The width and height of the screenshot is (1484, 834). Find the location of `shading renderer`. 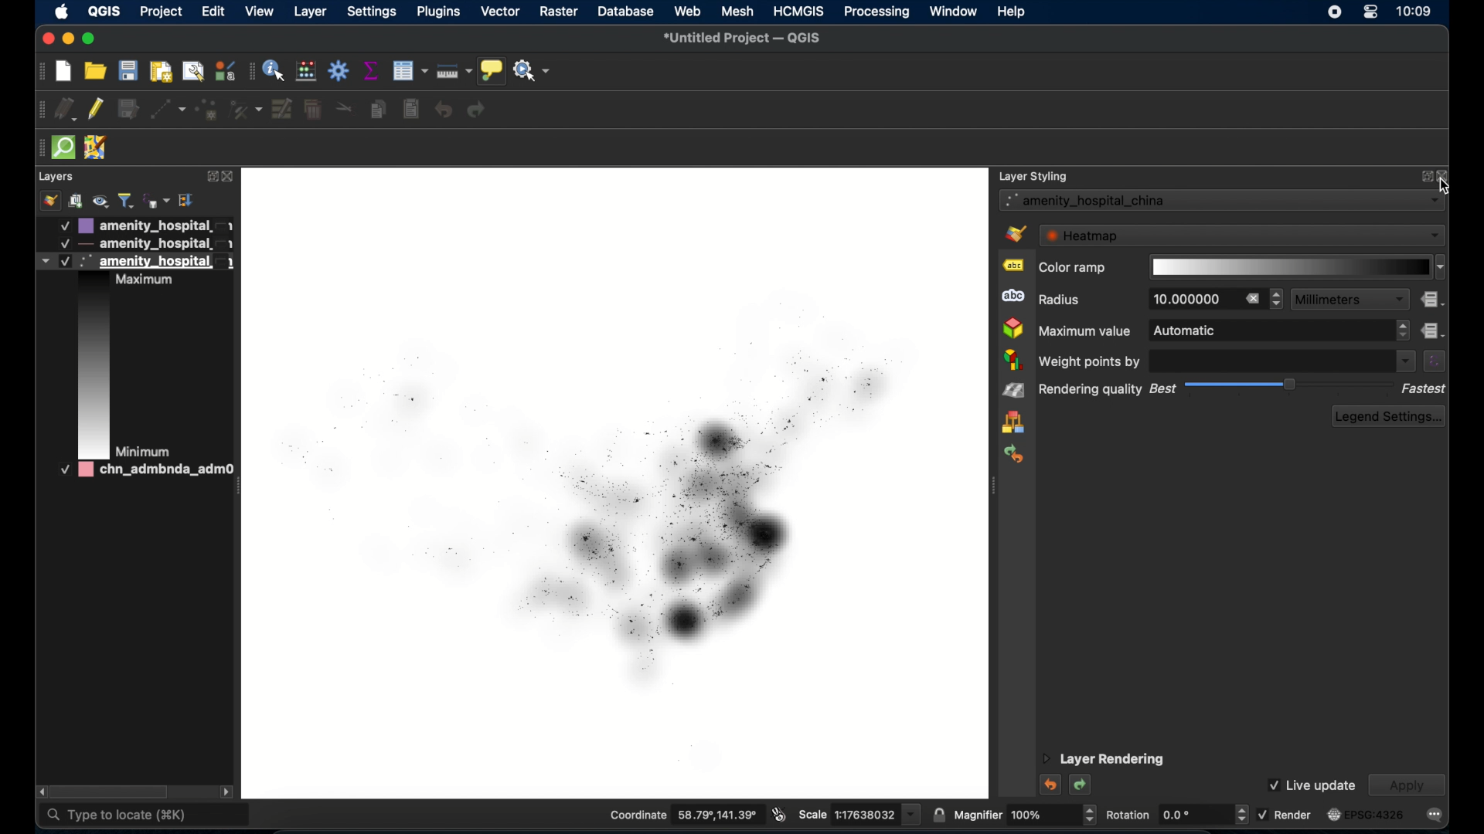

shading renderer is located at coordinates (1013, 390).